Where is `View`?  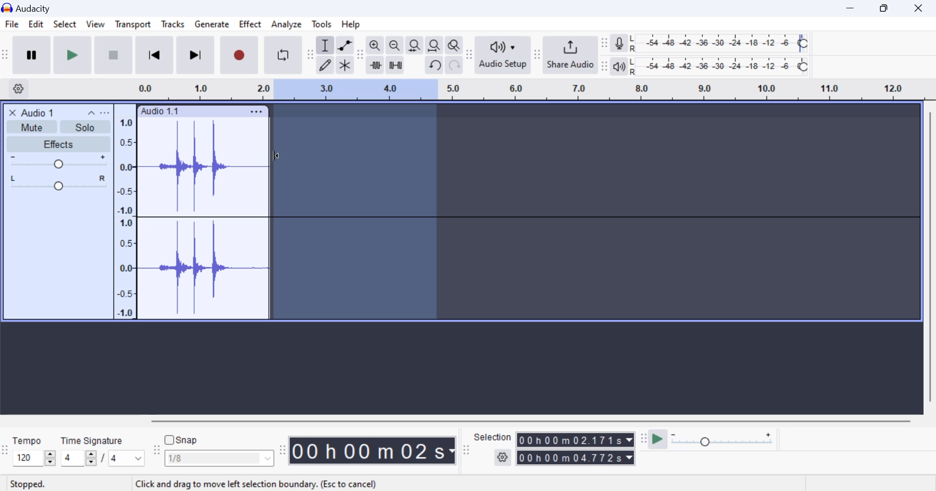 View is located at coordinates (95, 26).